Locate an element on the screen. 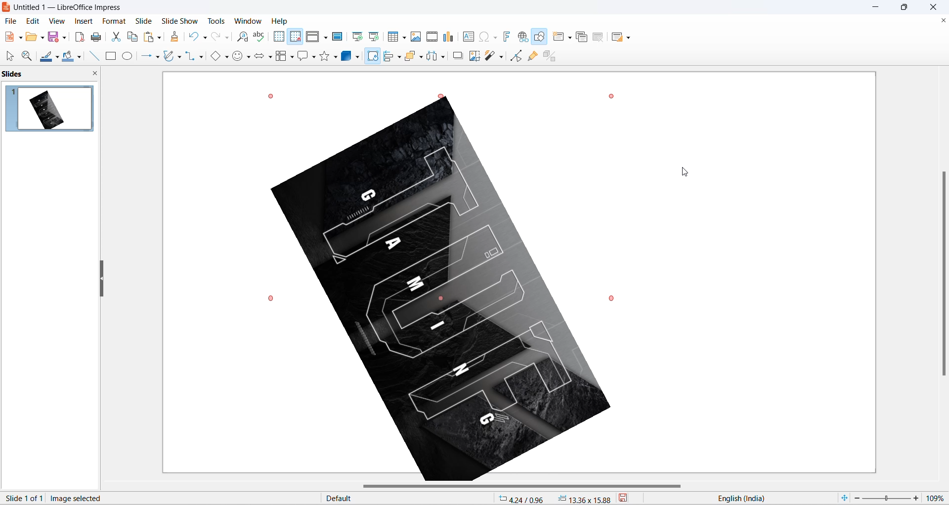 The image size is (949, 505). basic shapes is located at coordinates (213, 57).